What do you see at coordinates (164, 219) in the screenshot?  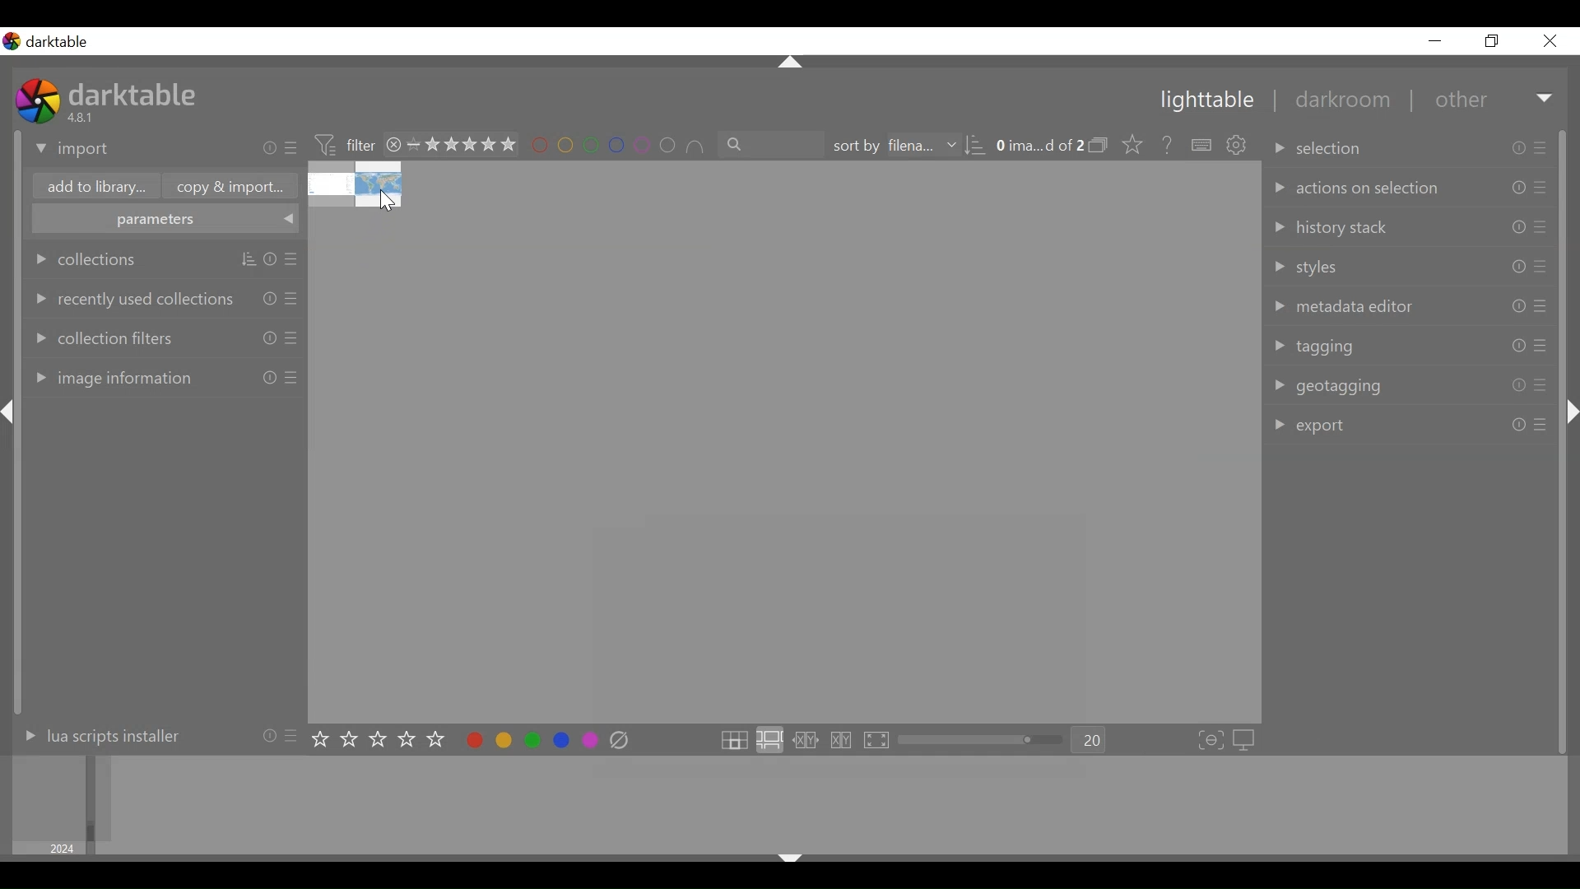 I see `parameters` at bounding box center [164, 219].